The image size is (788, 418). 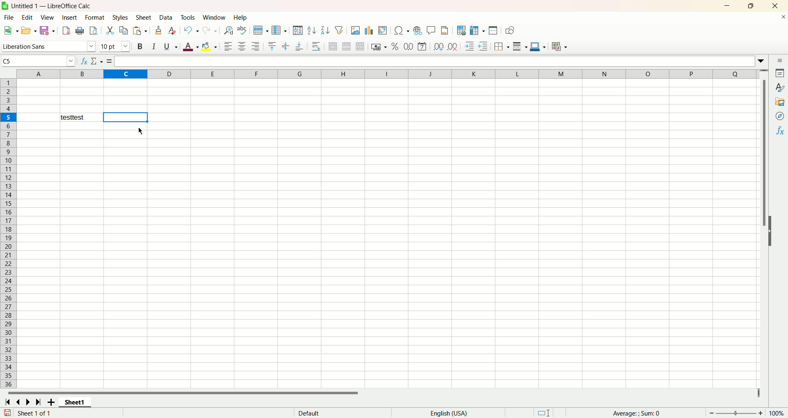 What do you see at coordinates (359, 46) in the screenshot?
I see `unmerge cells` at bounding box center [359, 46].